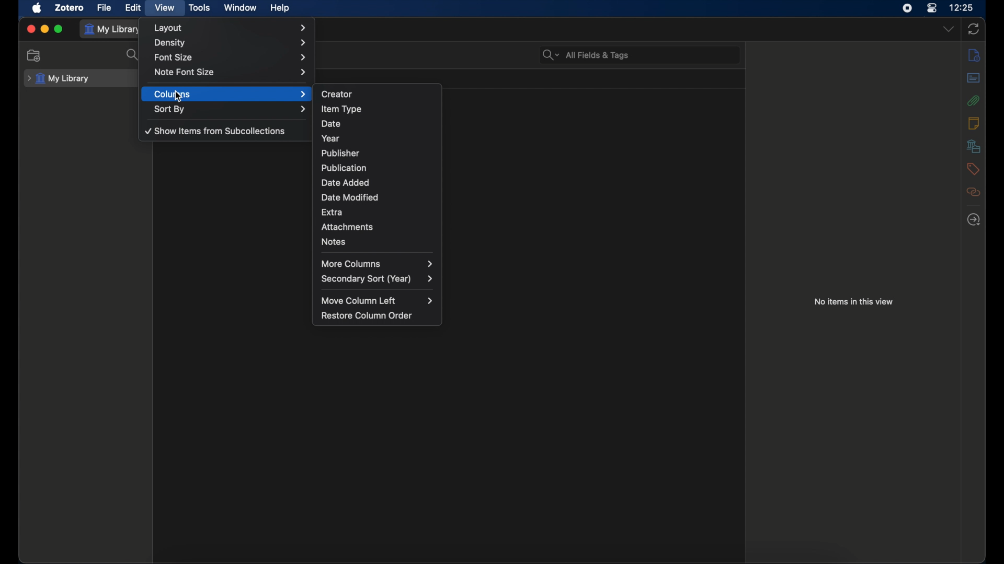  I want to click on info, so click(974, 55).